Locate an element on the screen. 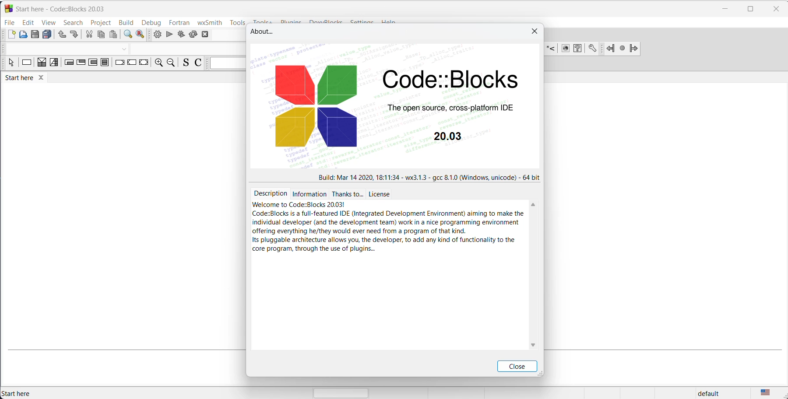 The width and height of the screenshot is (788, 399). wxSmith is located at coordinates (209, 22).